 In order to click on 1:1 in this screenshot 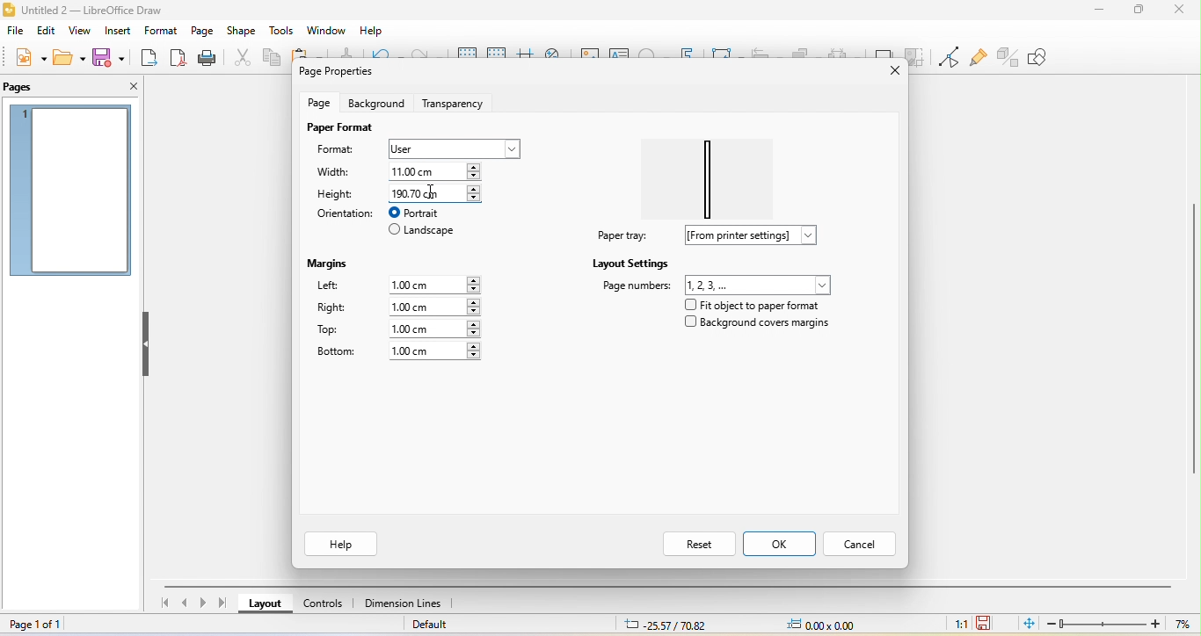, I will do `click(957, 623)`.